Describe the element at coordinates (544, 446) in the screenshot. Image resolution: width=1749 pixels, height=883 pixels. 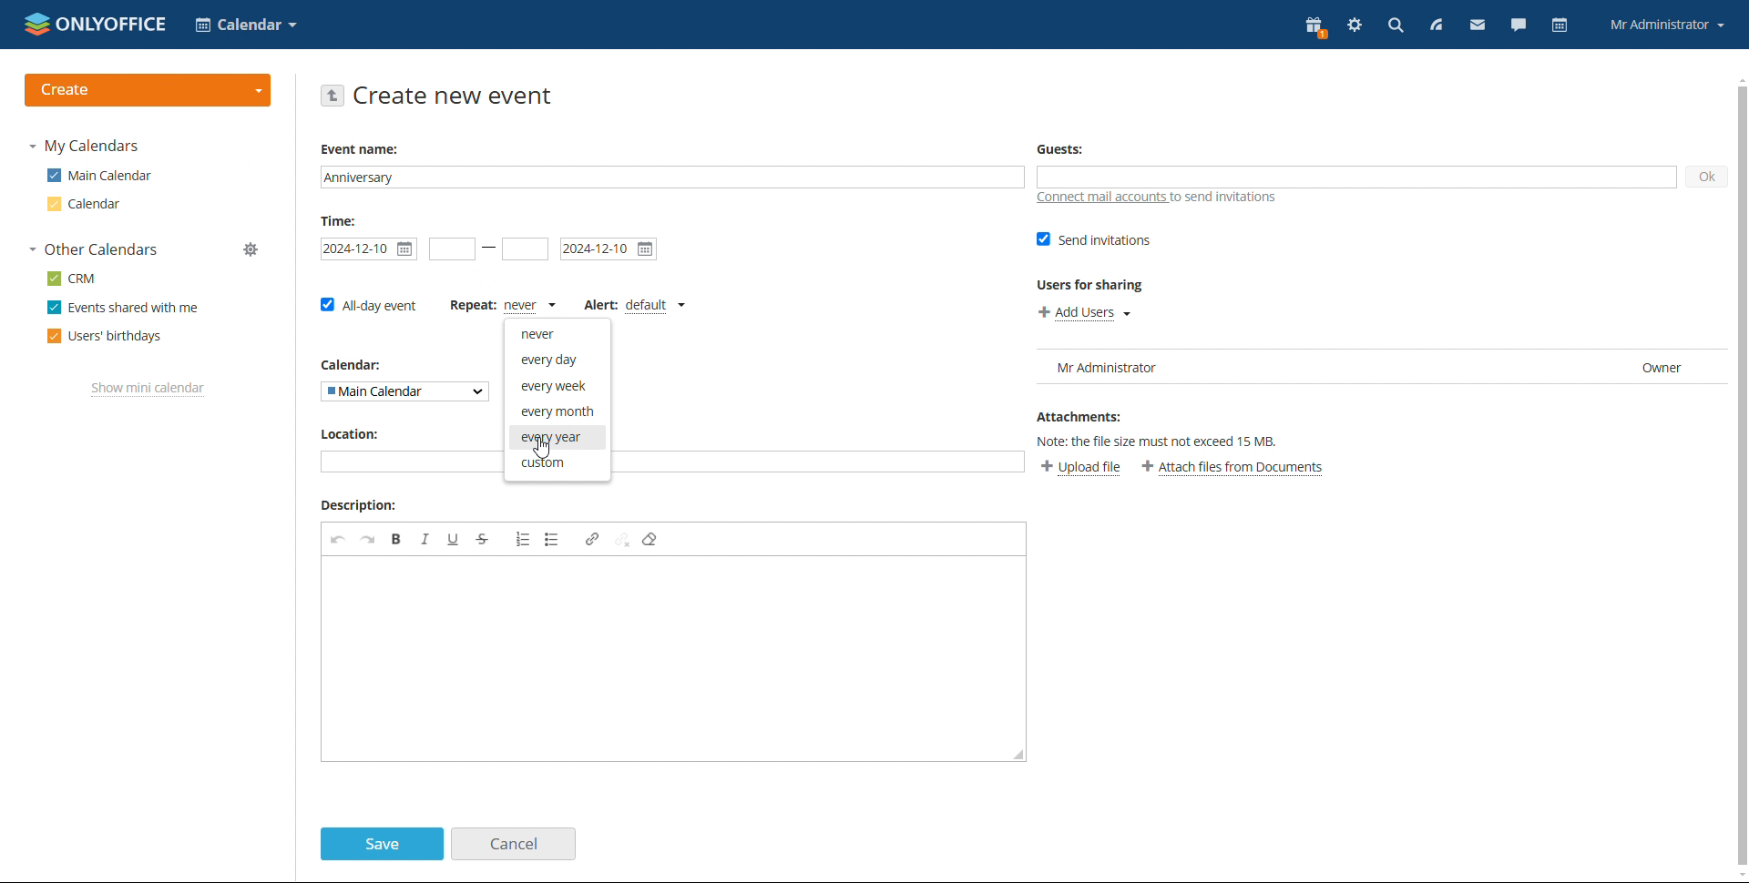
I see `cursor` at that location.